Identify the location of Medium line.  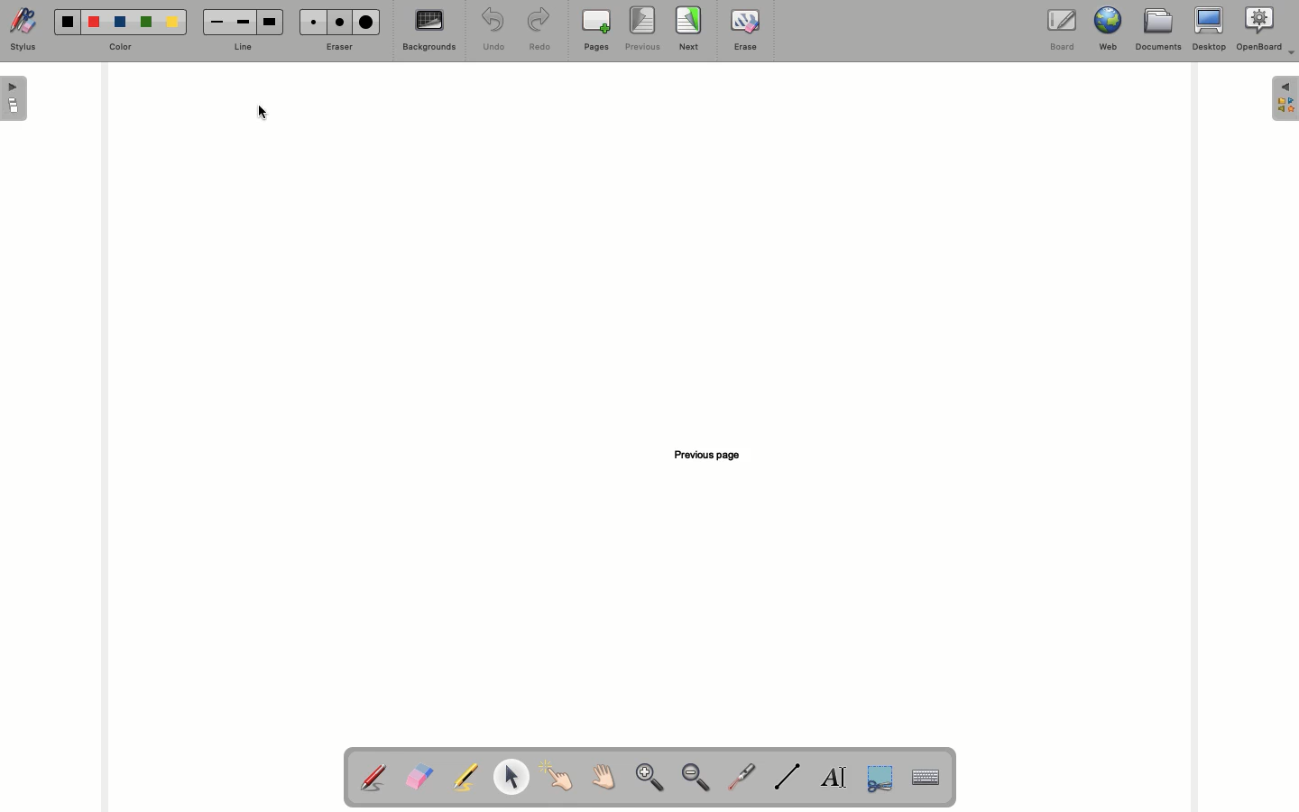
(243, 22).